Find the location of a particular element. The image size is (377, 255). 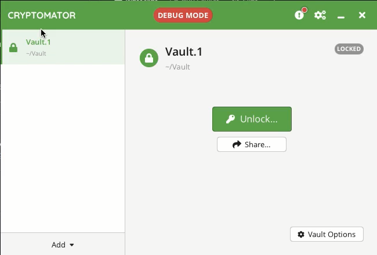

minimise is located at coordinates (343, 17).